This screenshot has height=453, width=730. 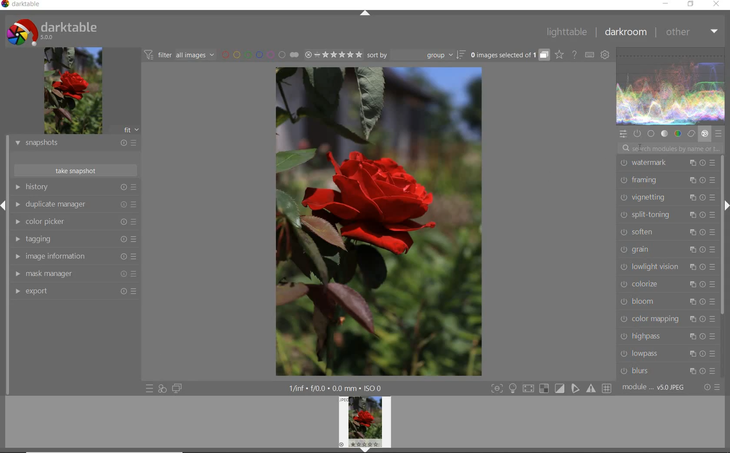 I want to click on framing, so click(x=665, y=180).